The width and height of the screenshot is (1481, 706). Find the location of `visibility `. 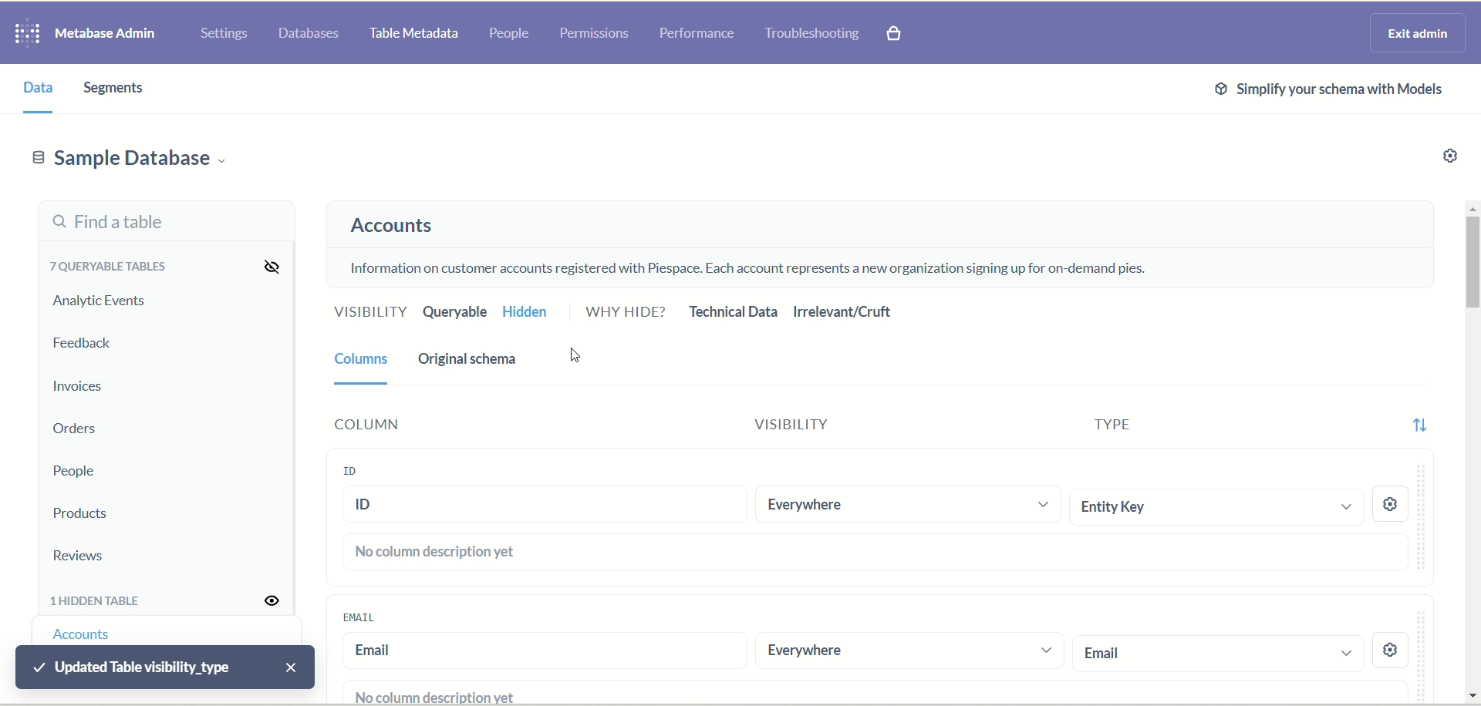

visibility  is located at coordinates (275, 268).